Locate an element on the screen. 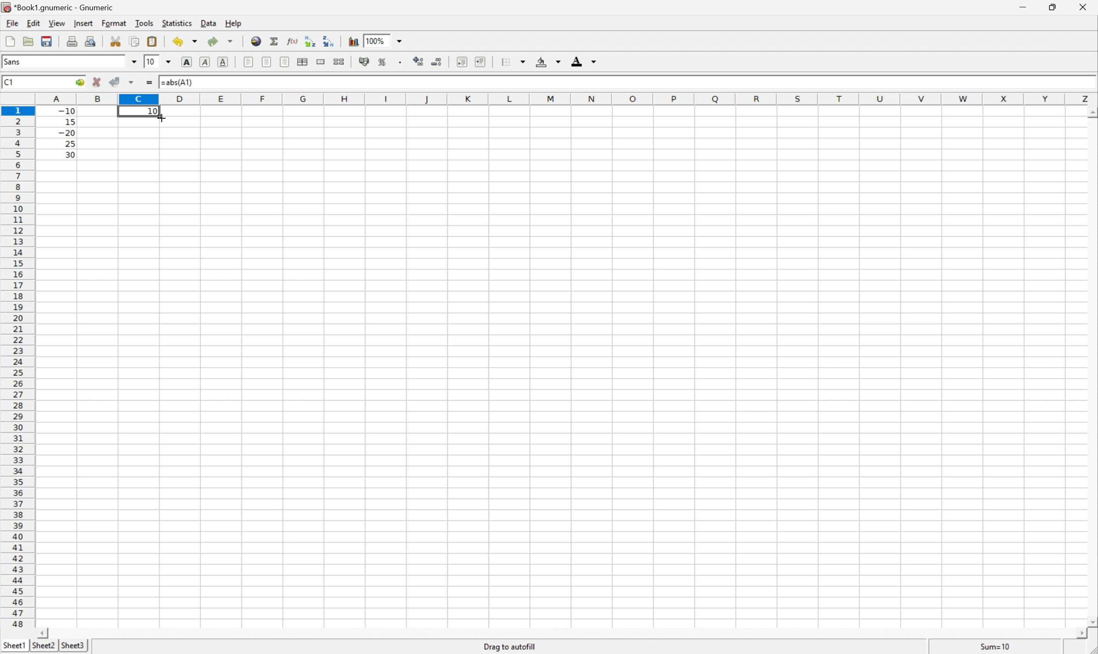  Help is located at coordinates (233, 24).